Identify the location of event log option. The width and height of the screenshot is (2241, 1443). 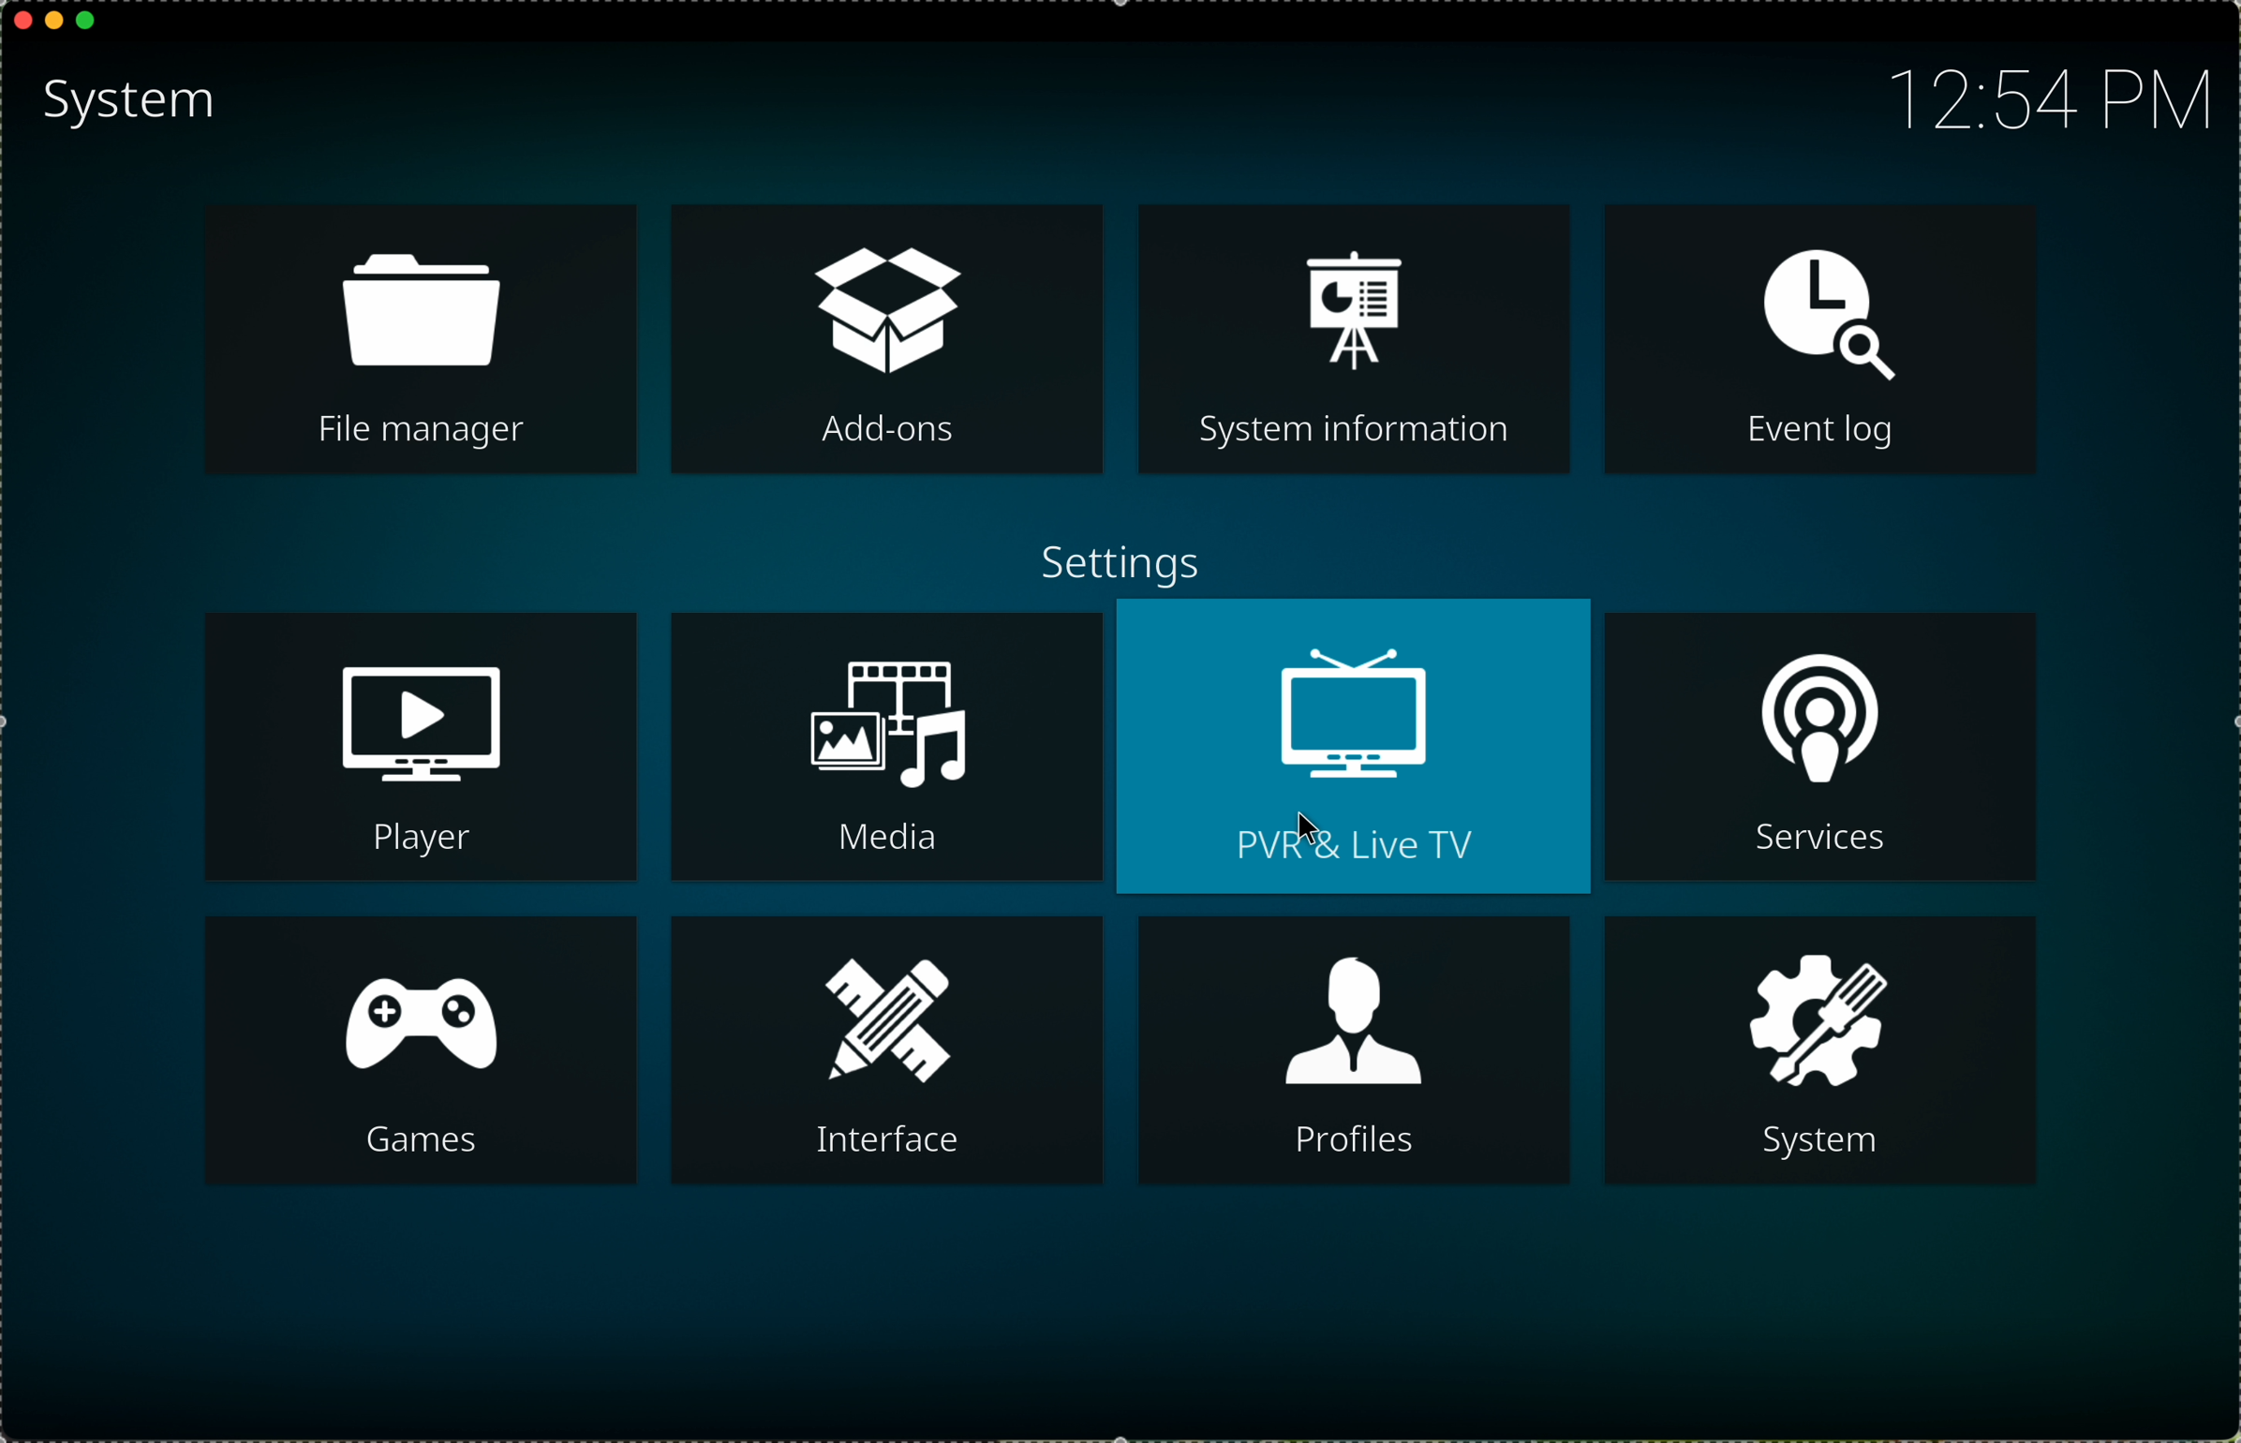
(1817, 341).